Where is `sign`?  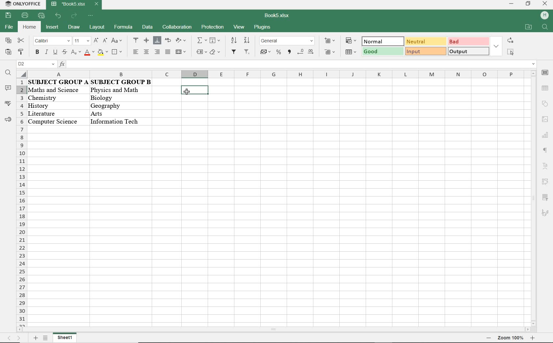
sign is located at coordinates (547, 198).